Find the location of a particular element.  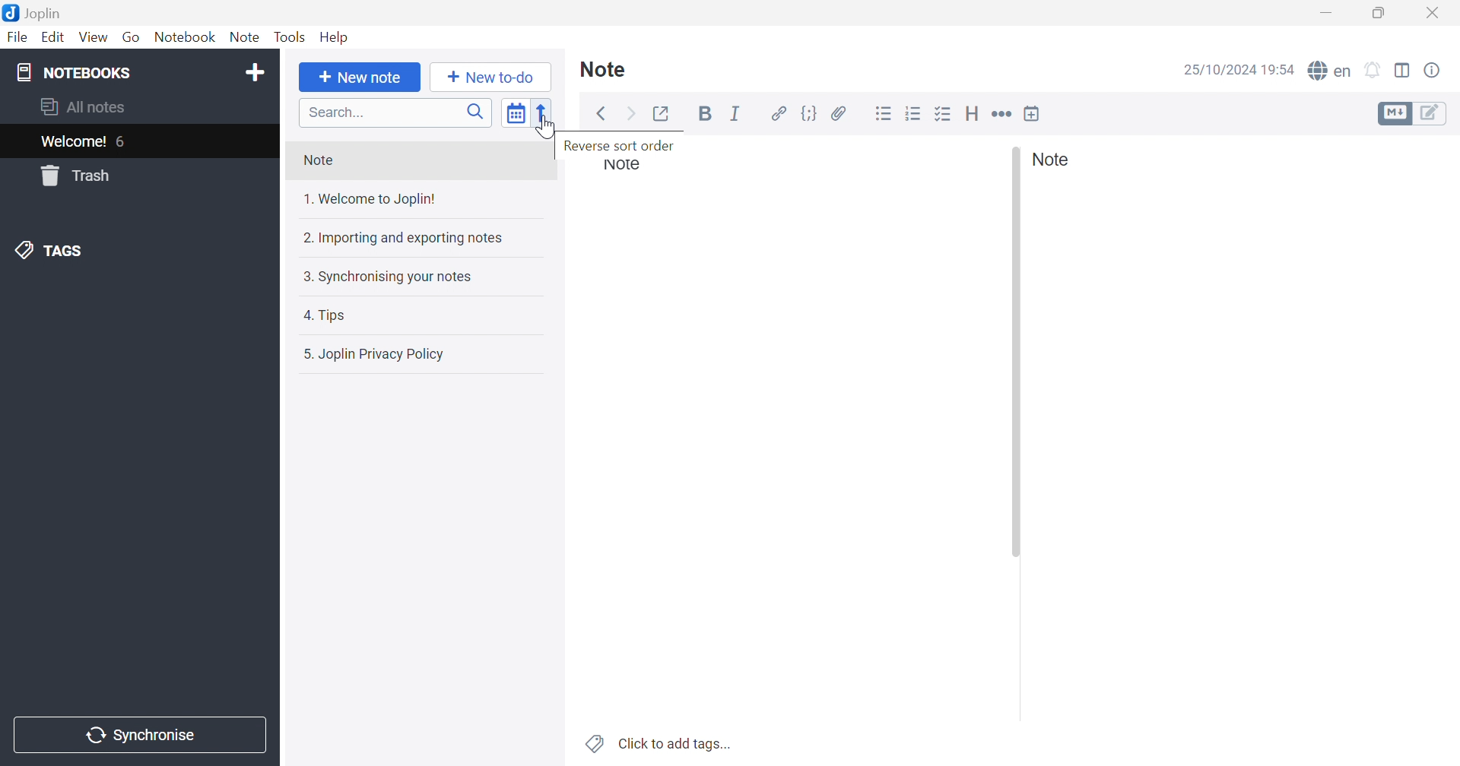

File is located at coordinates (17, 39).